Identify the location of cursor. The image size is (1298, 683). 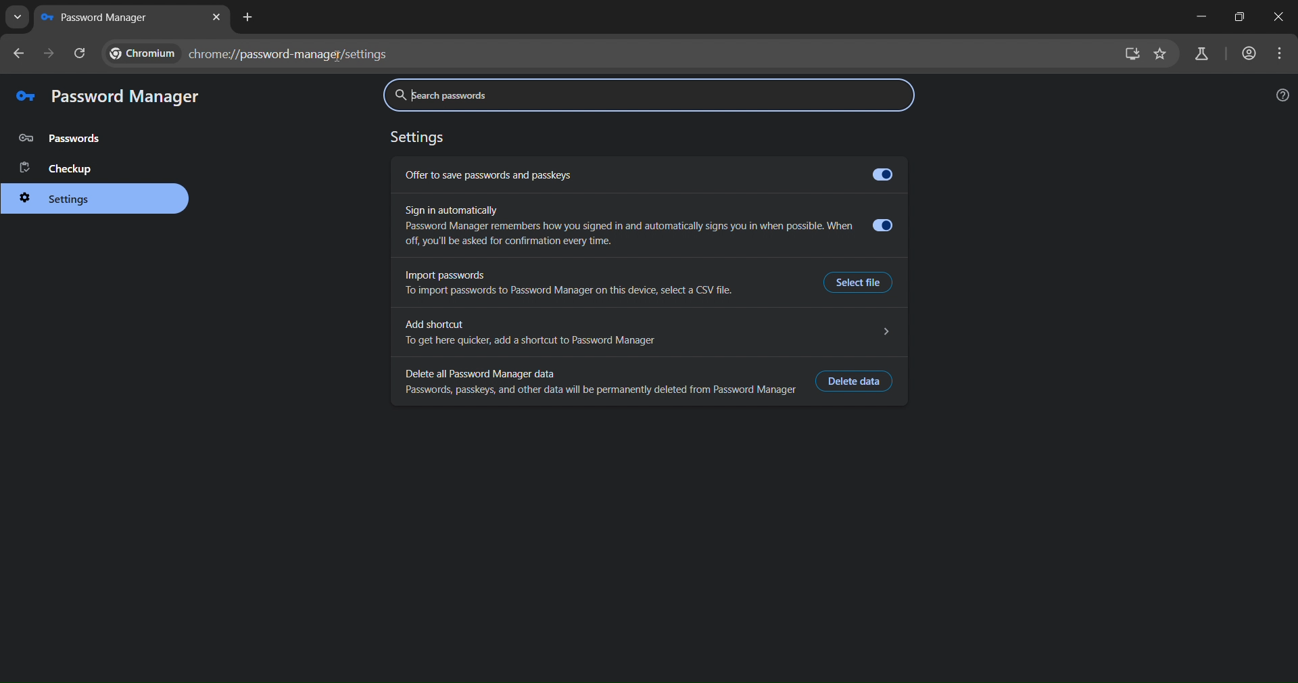
(333, 57).